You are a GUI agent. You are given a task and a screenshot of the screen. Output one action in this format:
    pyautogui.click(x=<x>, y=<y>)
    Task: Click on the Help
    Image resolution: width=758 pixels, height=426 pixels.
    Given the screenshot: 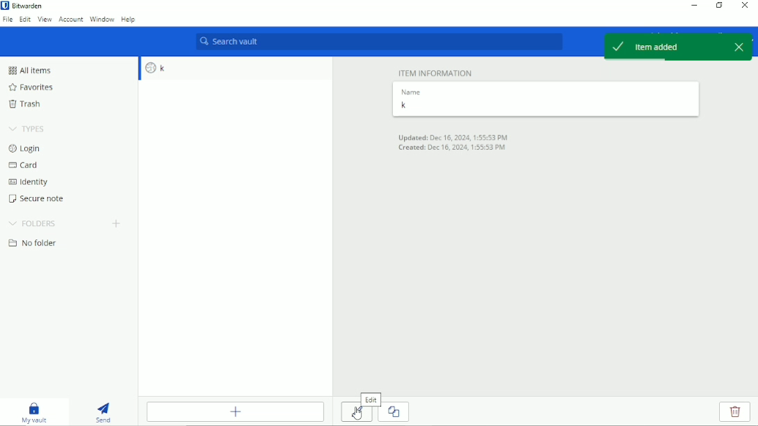 What is the action you would take?
    pyautogui.click(x=130, y=19)
    